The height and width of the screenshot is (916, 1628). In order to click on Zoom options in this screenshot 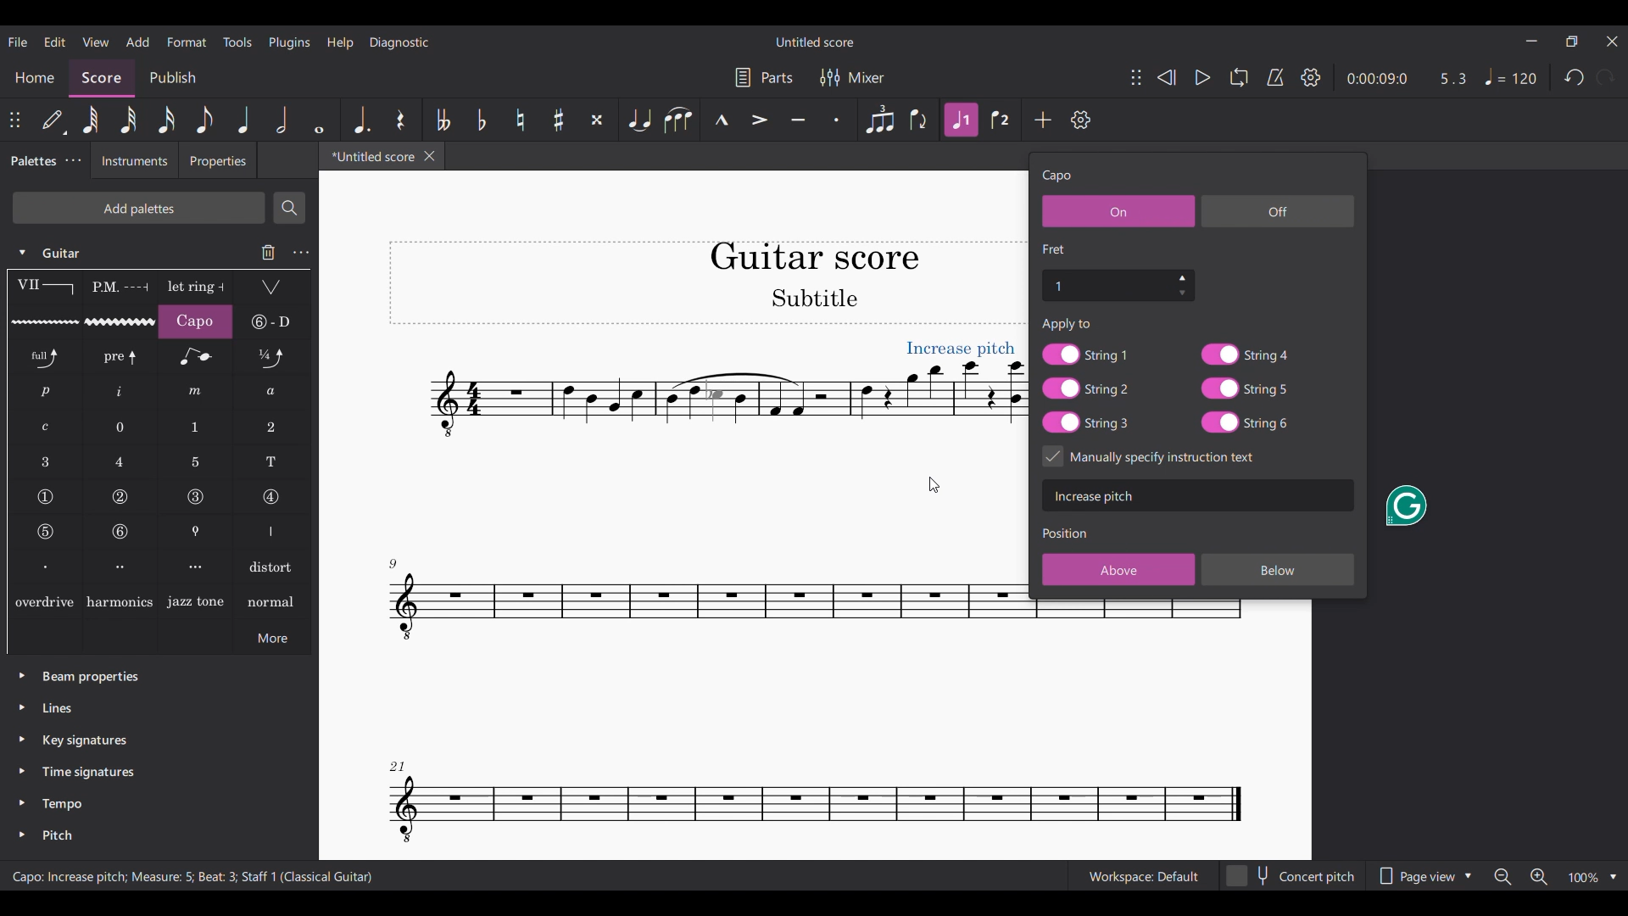, I will do `click(1592, 878)`.